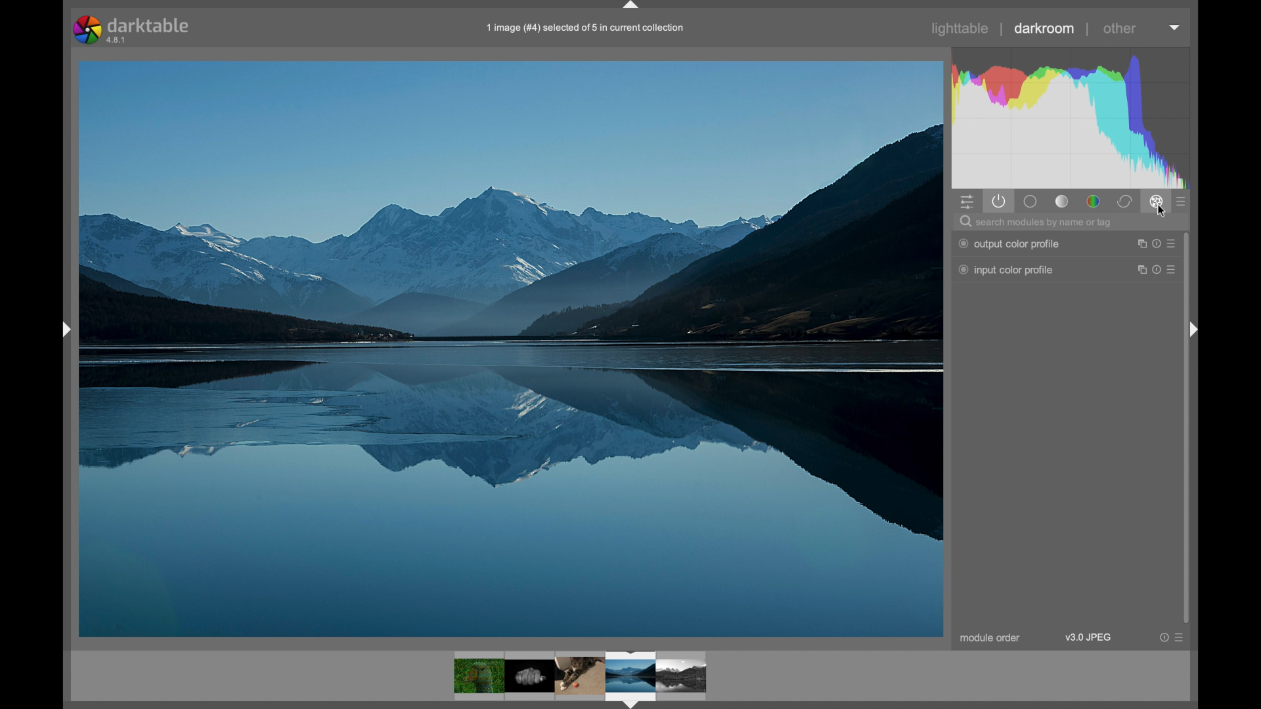  Describe the element at coordinates (1176, 28) in the screenshot. I see `dropdown menu` at that location.